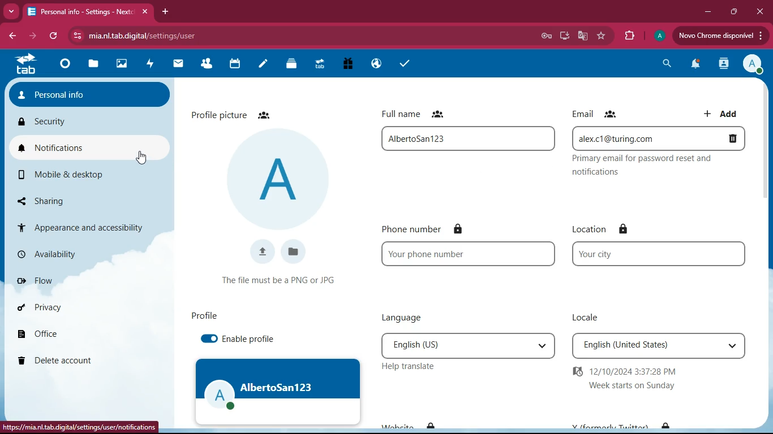 This screenshot has height=434, width=773. What do you see at coordinates (375, 64) in the screenshot?
I see `public` at bounding box center [375, 64].